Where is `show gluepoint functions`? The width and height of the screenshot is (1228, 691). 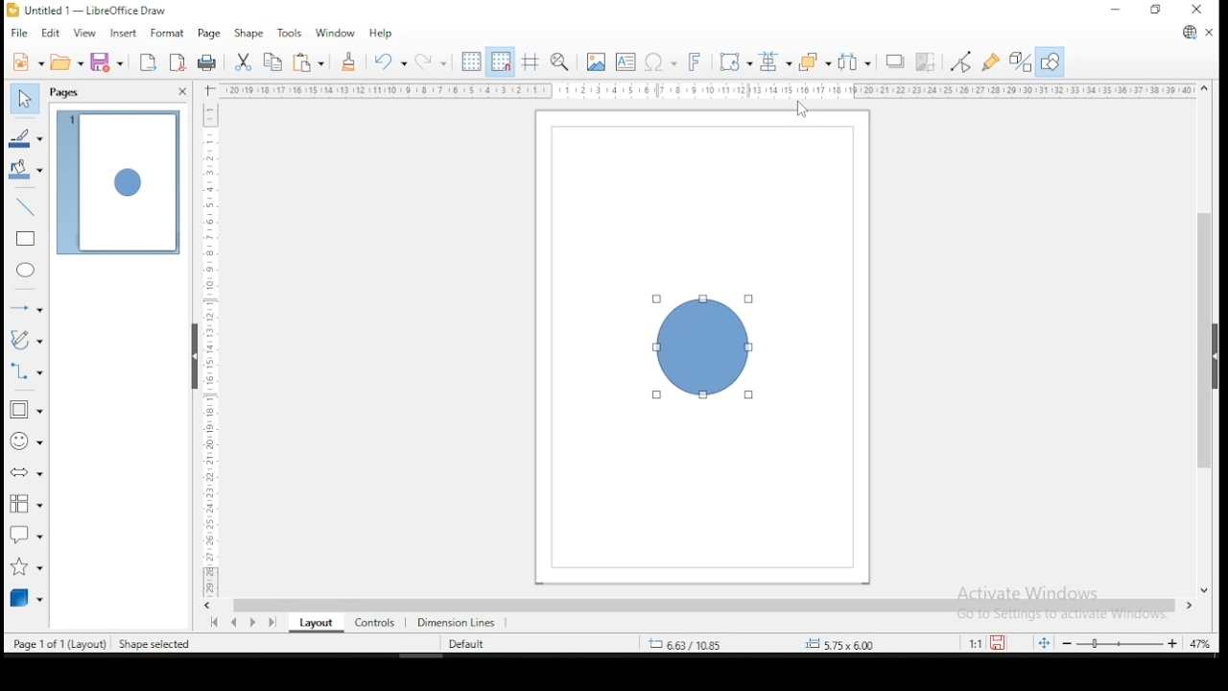
show gluepoint functions is located at coordinates (991, 63).